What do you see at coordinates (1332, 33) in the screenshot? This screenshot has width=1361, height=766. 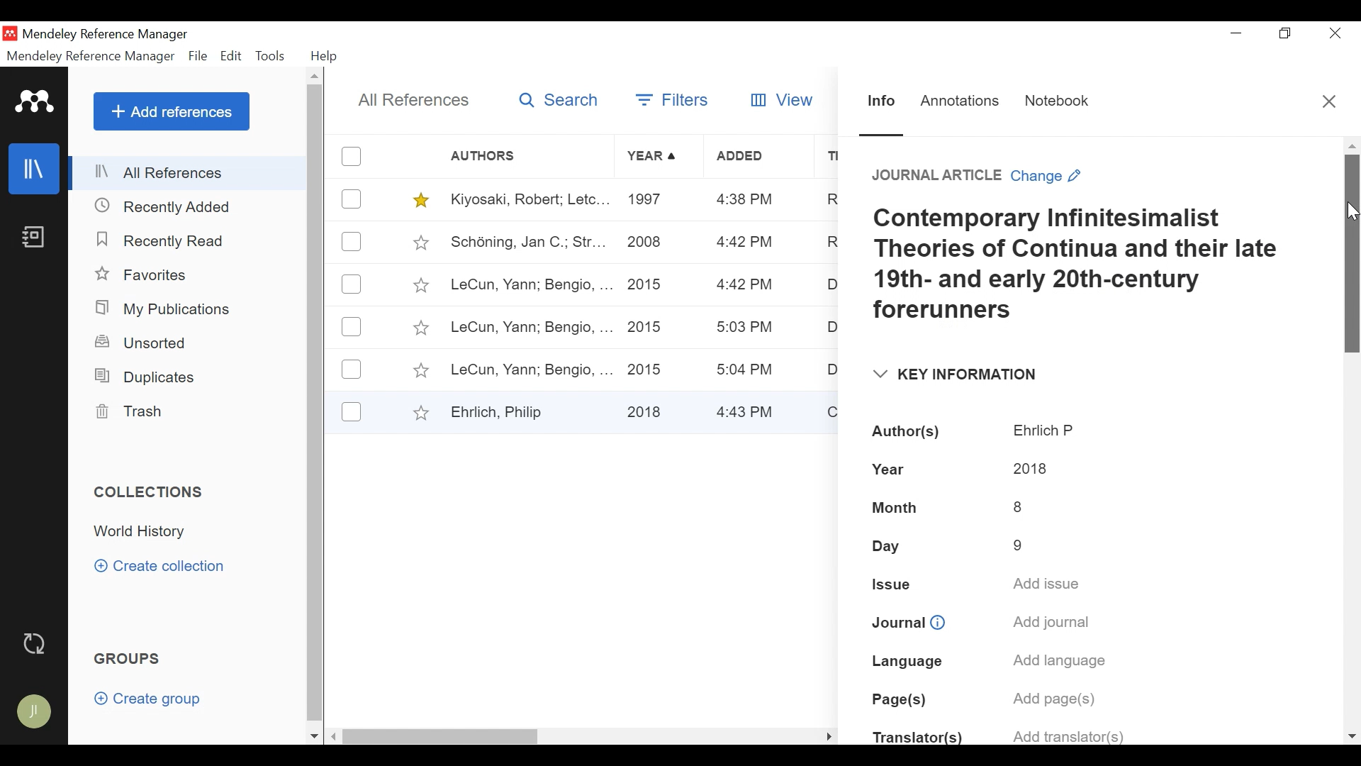 I see `Close` at bounding box center [1332, 33].